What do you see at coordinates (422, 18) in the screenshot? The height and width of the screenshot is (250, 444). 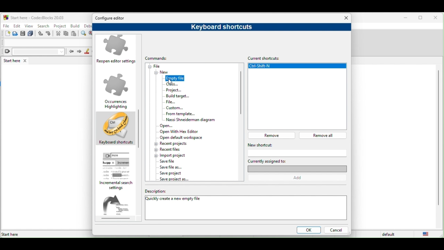 I see `maximize` at bounding box center [422, 18].